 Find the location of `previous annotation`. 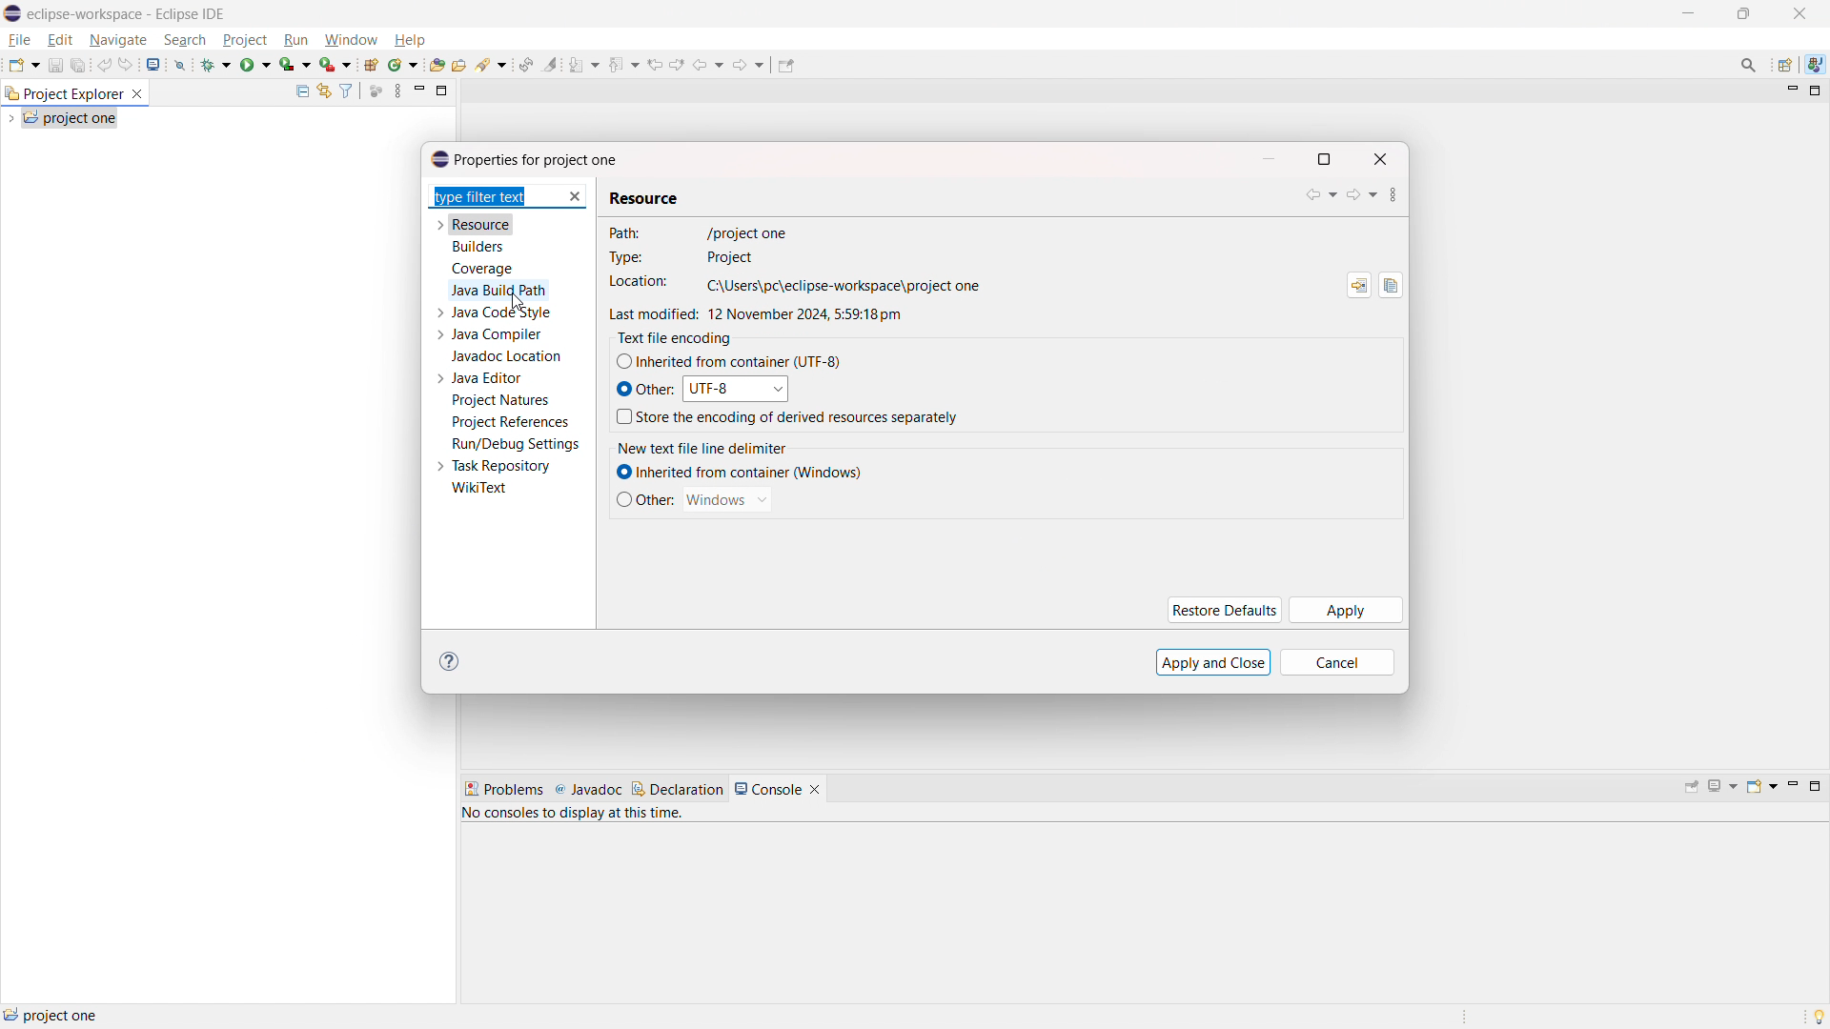

previous annotation is located at coordinates (622, 63).